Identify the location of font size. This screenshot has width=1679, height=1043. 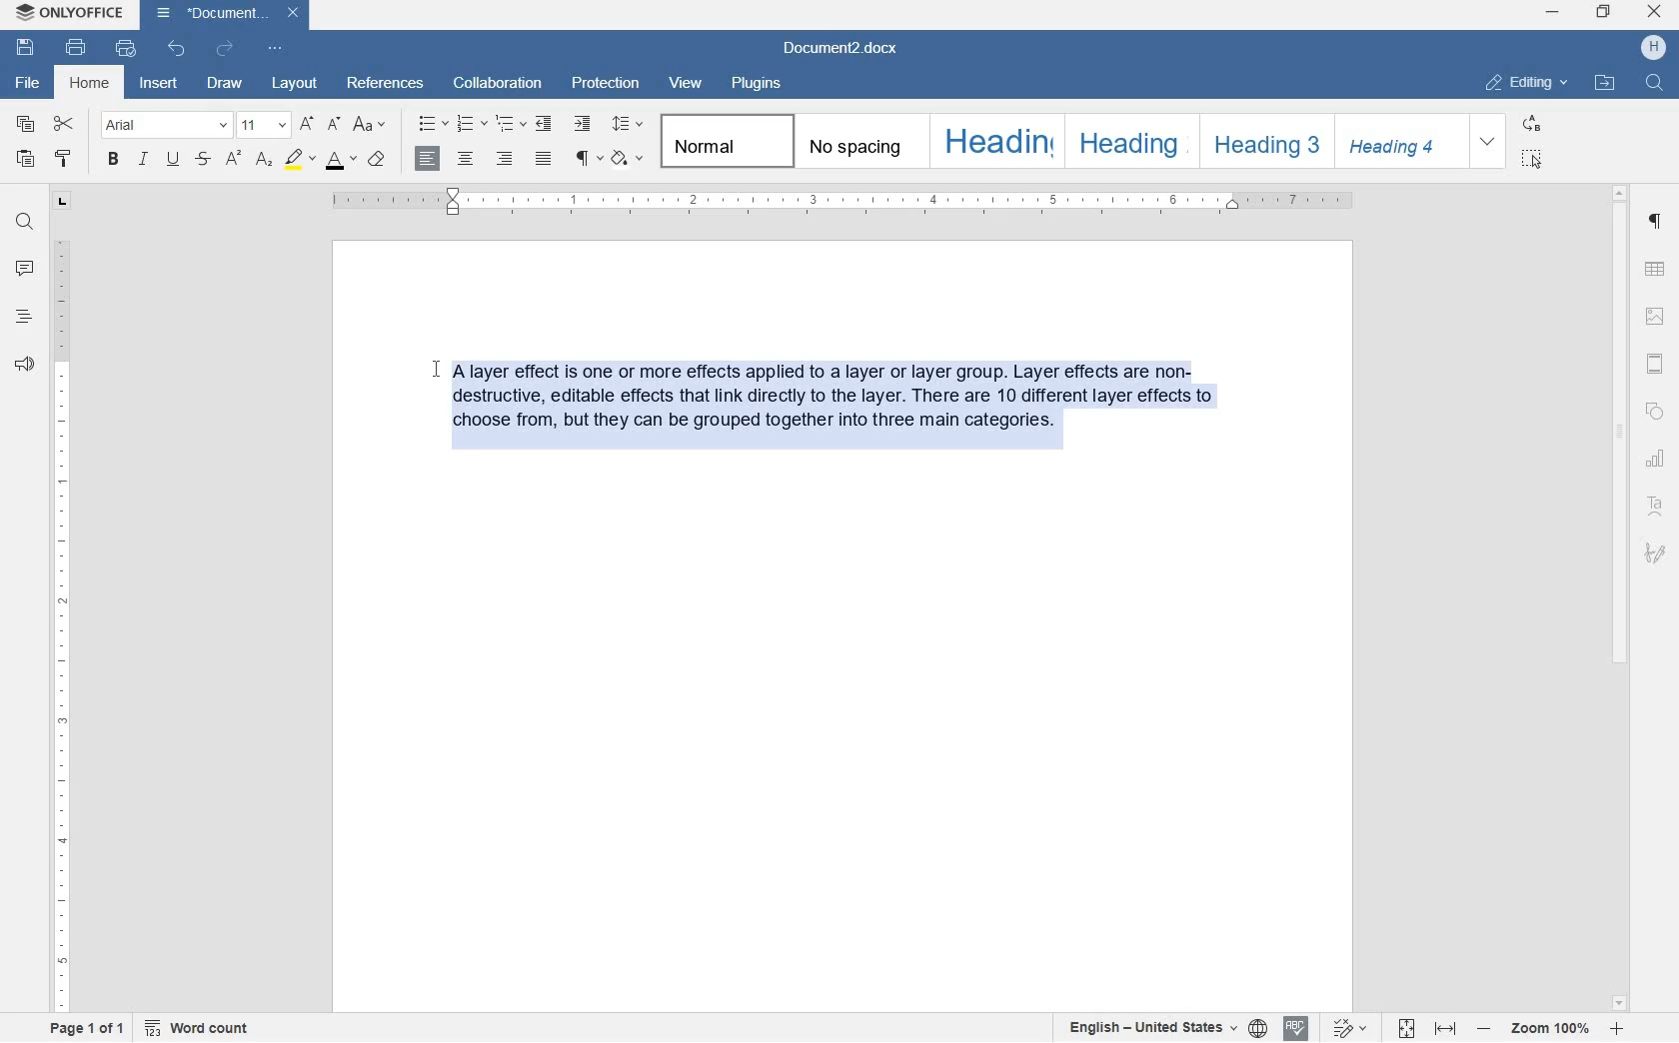
(265, 125).